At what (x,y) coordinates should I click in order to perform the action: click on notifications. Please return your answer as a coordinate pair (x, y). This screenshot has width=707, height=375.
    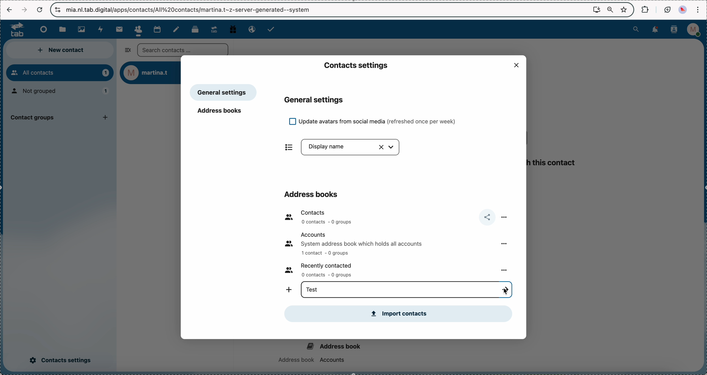
    Looking at the image, I should click on (656, 30).